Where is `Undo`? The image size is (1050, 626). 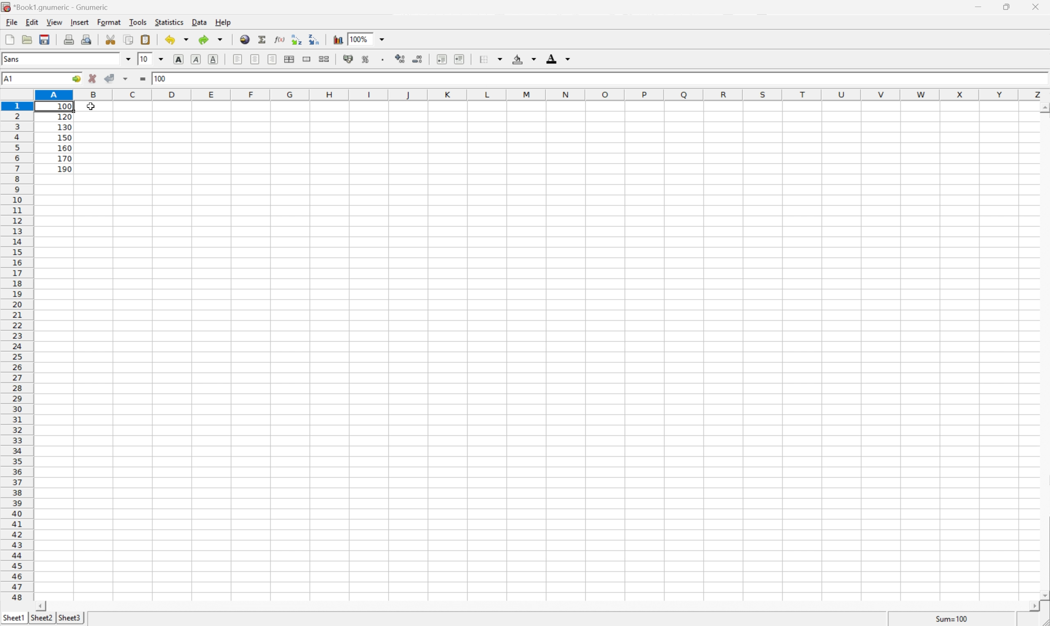
Undo is located at coordinates (175, 40).